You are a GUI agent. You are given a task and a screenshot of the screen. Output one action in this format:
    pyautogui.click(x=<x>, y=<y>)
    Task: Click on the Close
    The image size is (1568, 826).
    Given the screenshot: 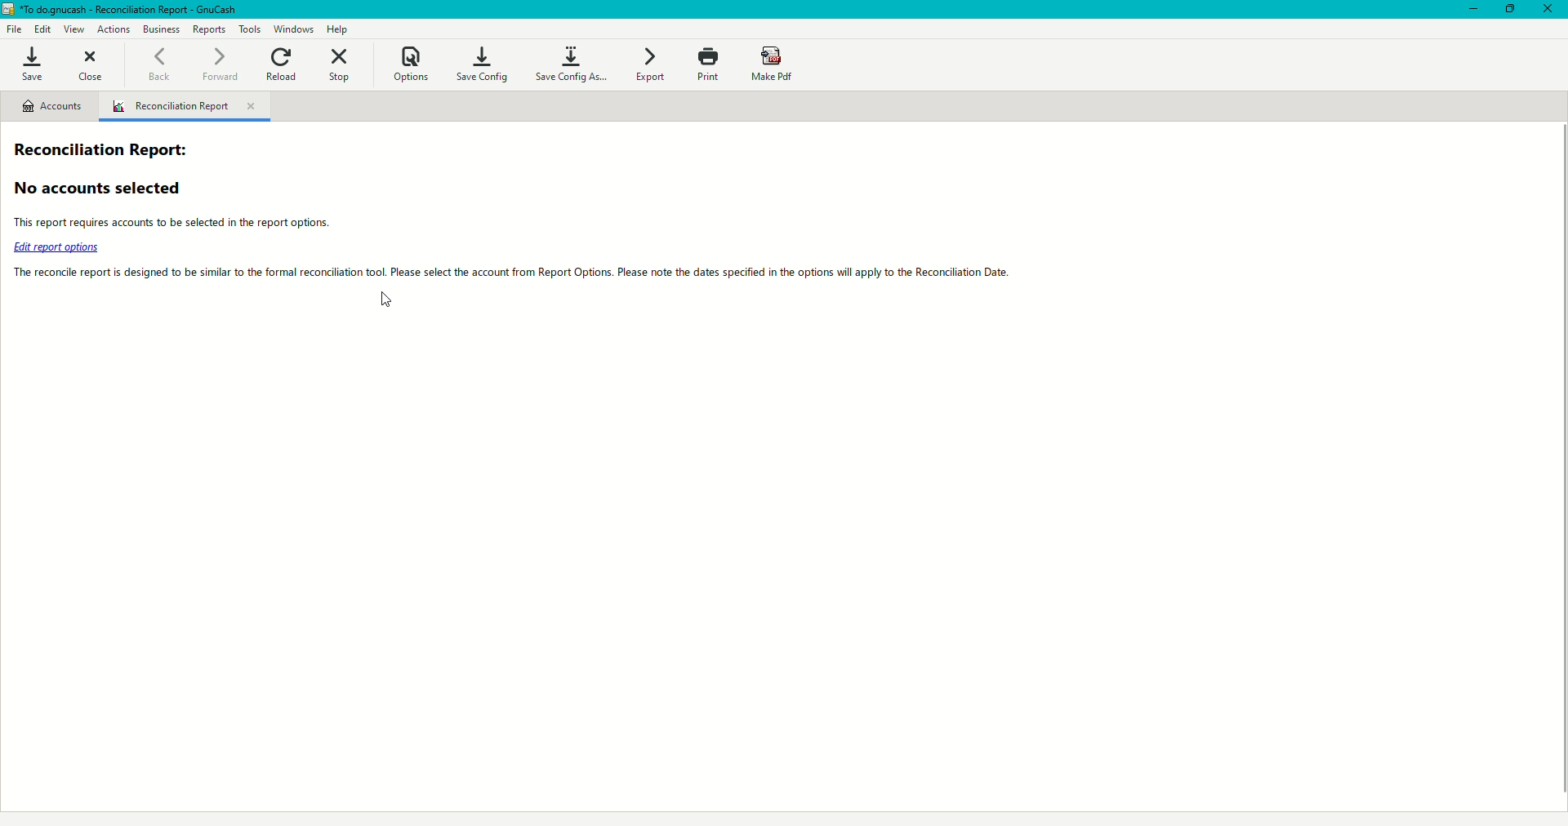 What is the action you would take?
    pyautogui.click(x=1547, y=10)
    